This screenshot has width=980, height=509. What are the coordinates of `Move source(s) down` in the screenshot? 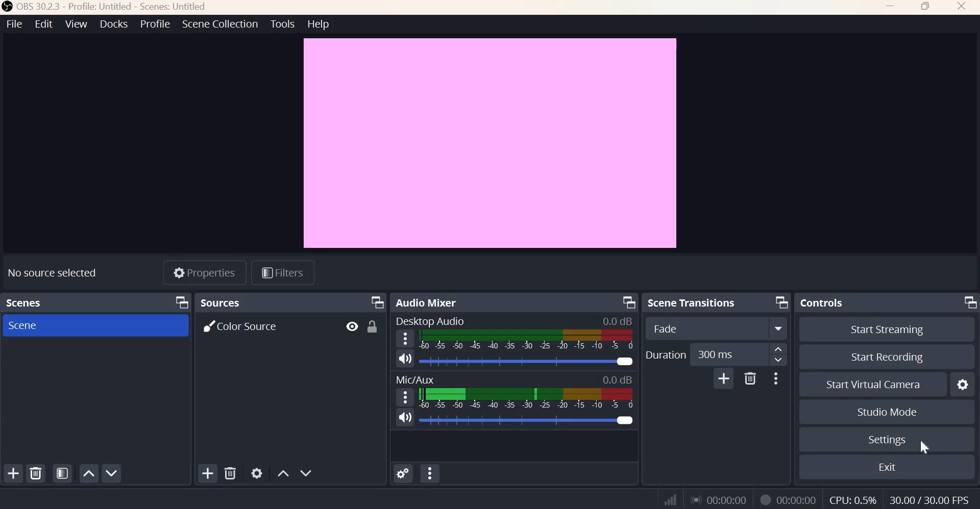 It's located at (306, 473).